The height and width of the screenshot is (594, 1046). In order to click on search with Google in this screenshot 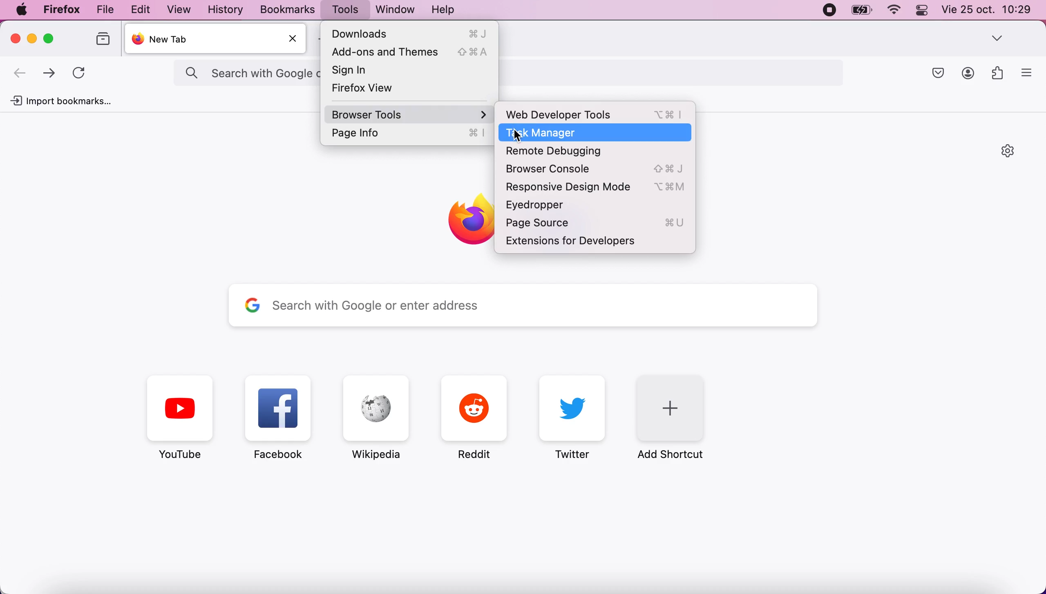, I will do `click(249, 74)`.